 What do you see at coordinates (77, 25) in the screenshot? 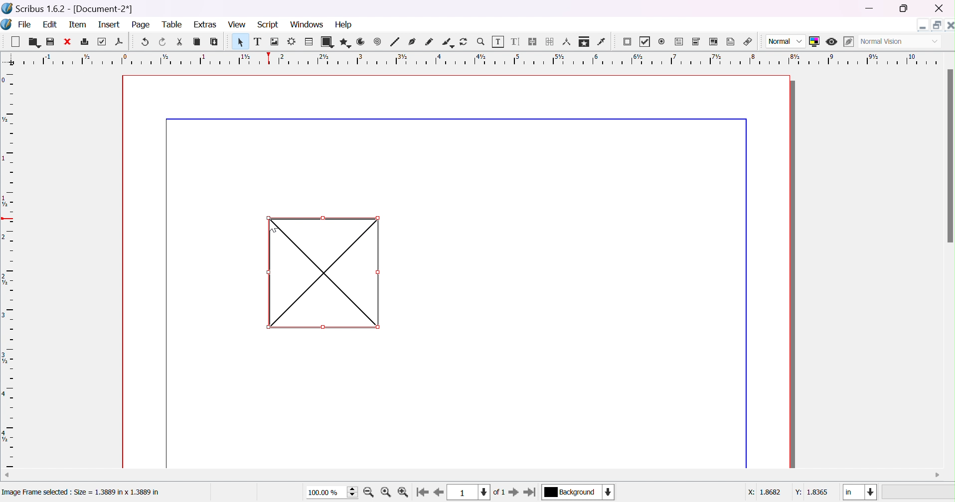
I see `item` at bounding box center [77, 25].